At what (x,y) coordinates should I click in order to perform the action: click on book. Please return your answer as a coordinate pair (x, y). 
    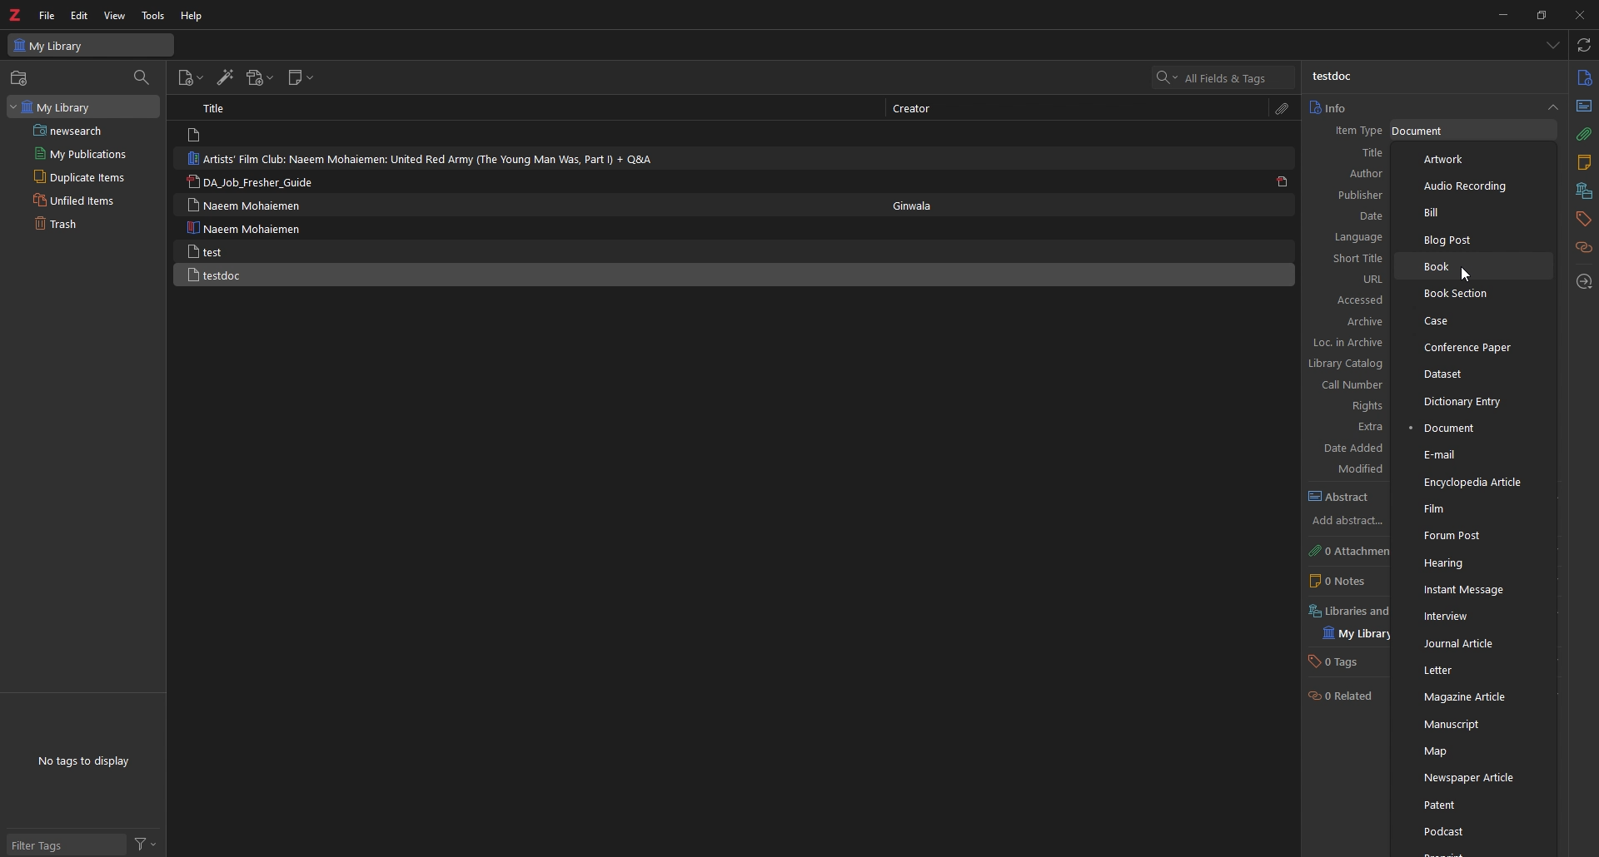
    Looking at the image, I should click on (1476, 267).